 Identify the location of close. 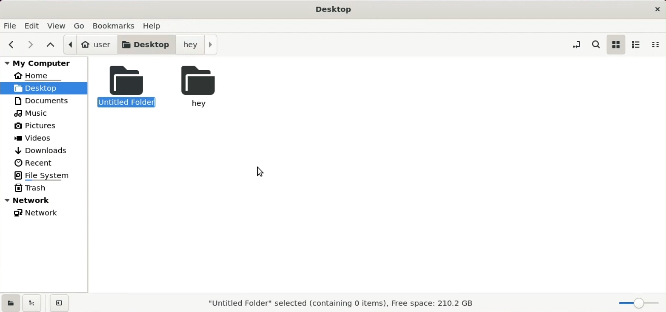
(657, 10).